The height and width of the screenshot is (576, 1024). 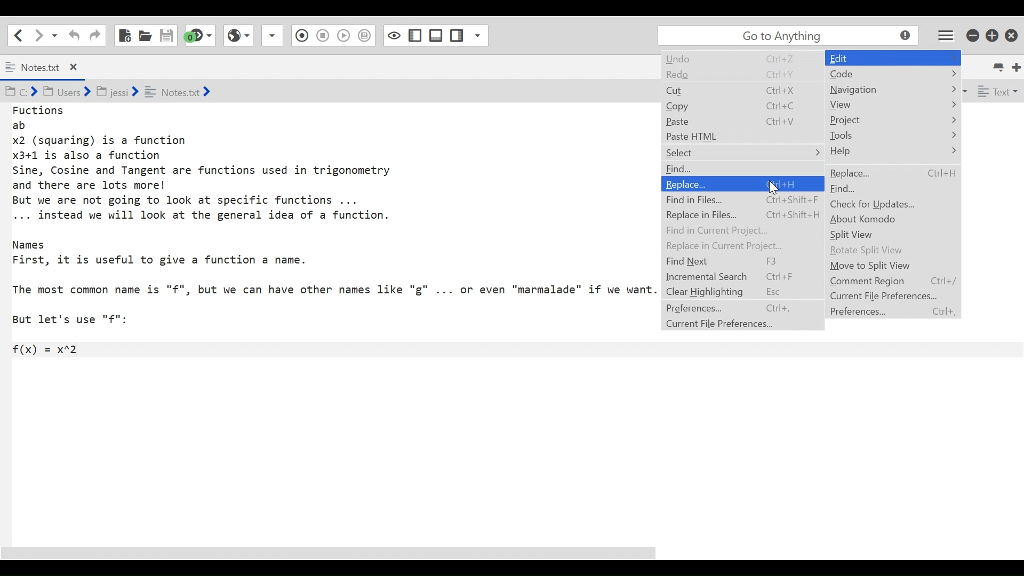 What do you see at coordinates (882, 266) in the screenshot?
I see `Move to Split View` at bounding box center [882, 266].